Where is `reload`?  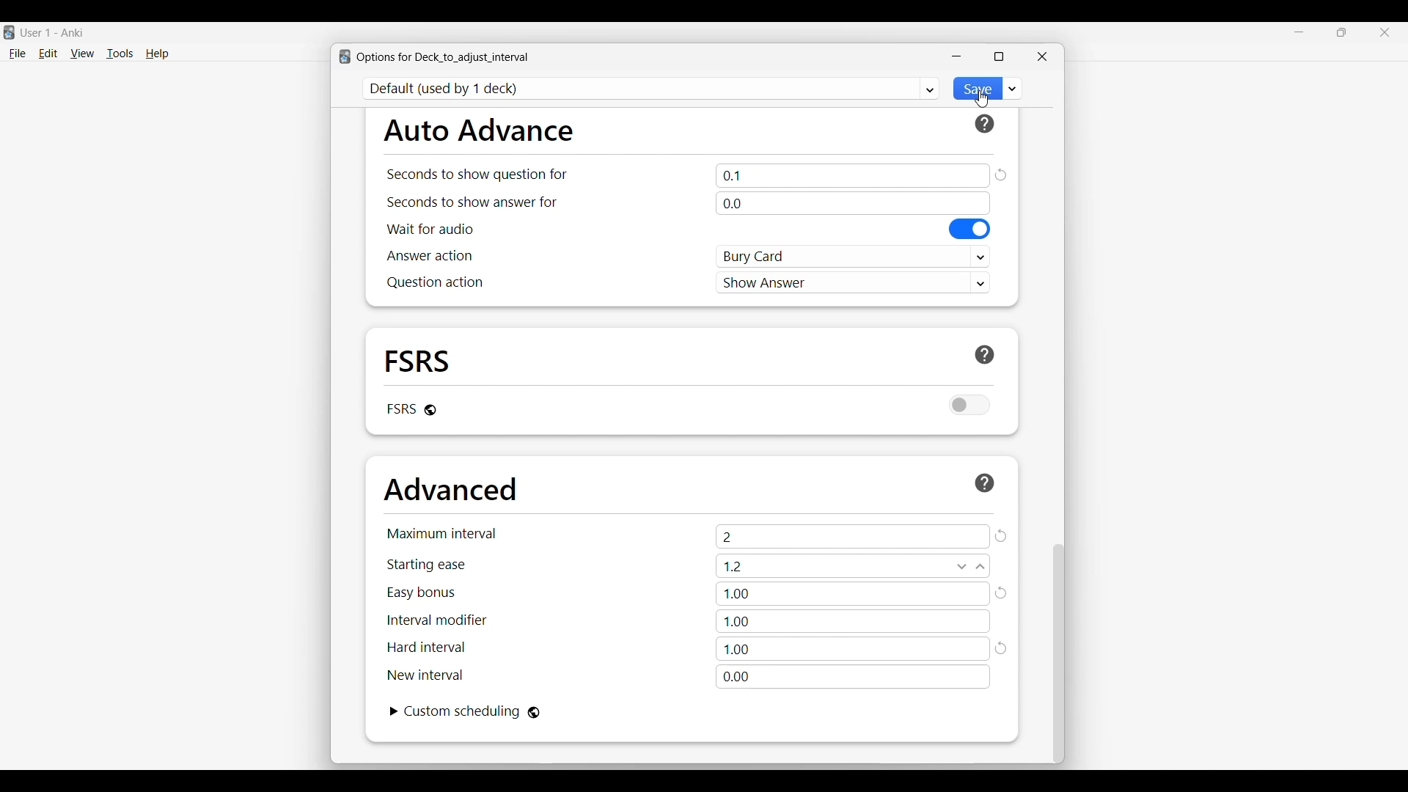
reload is located at coordinates (1002, 650).